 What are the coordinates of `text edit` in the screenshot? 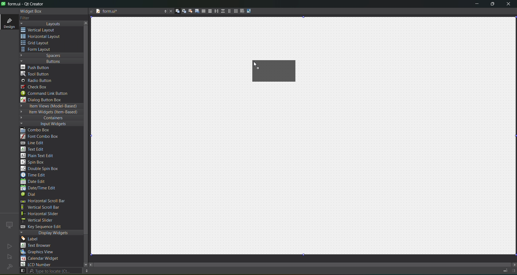 It's located at (34, 149).